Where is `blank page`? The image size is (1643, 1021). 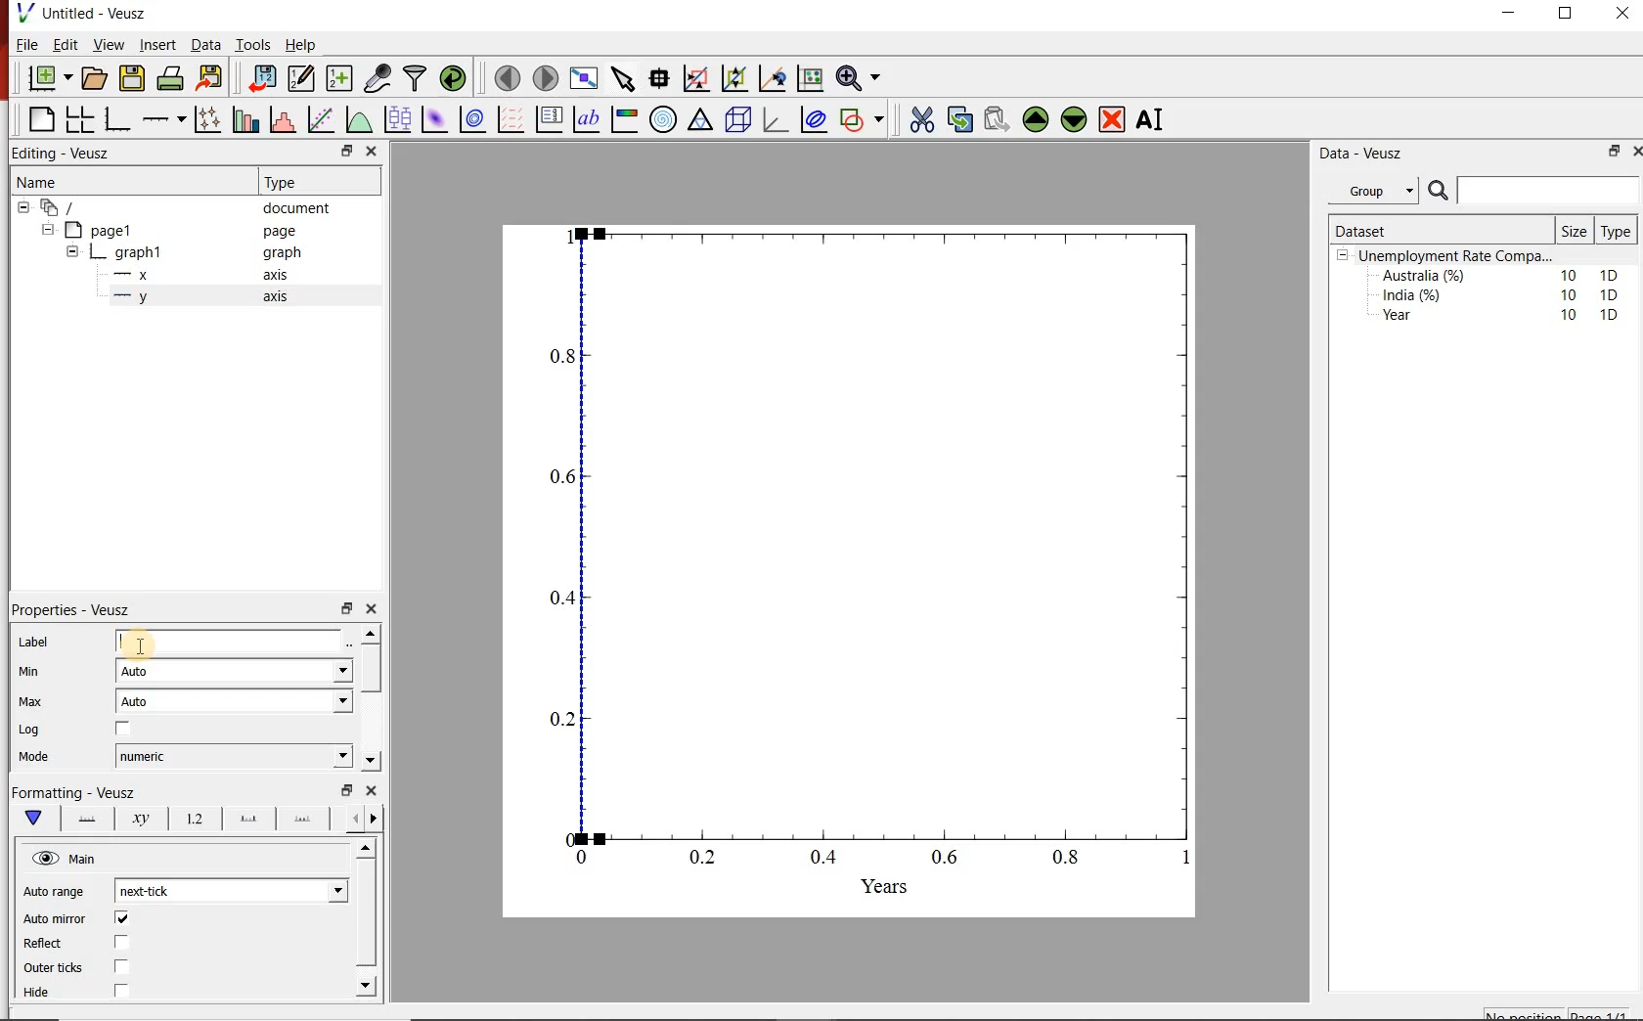
blank page is located at coordinates (40, 117).